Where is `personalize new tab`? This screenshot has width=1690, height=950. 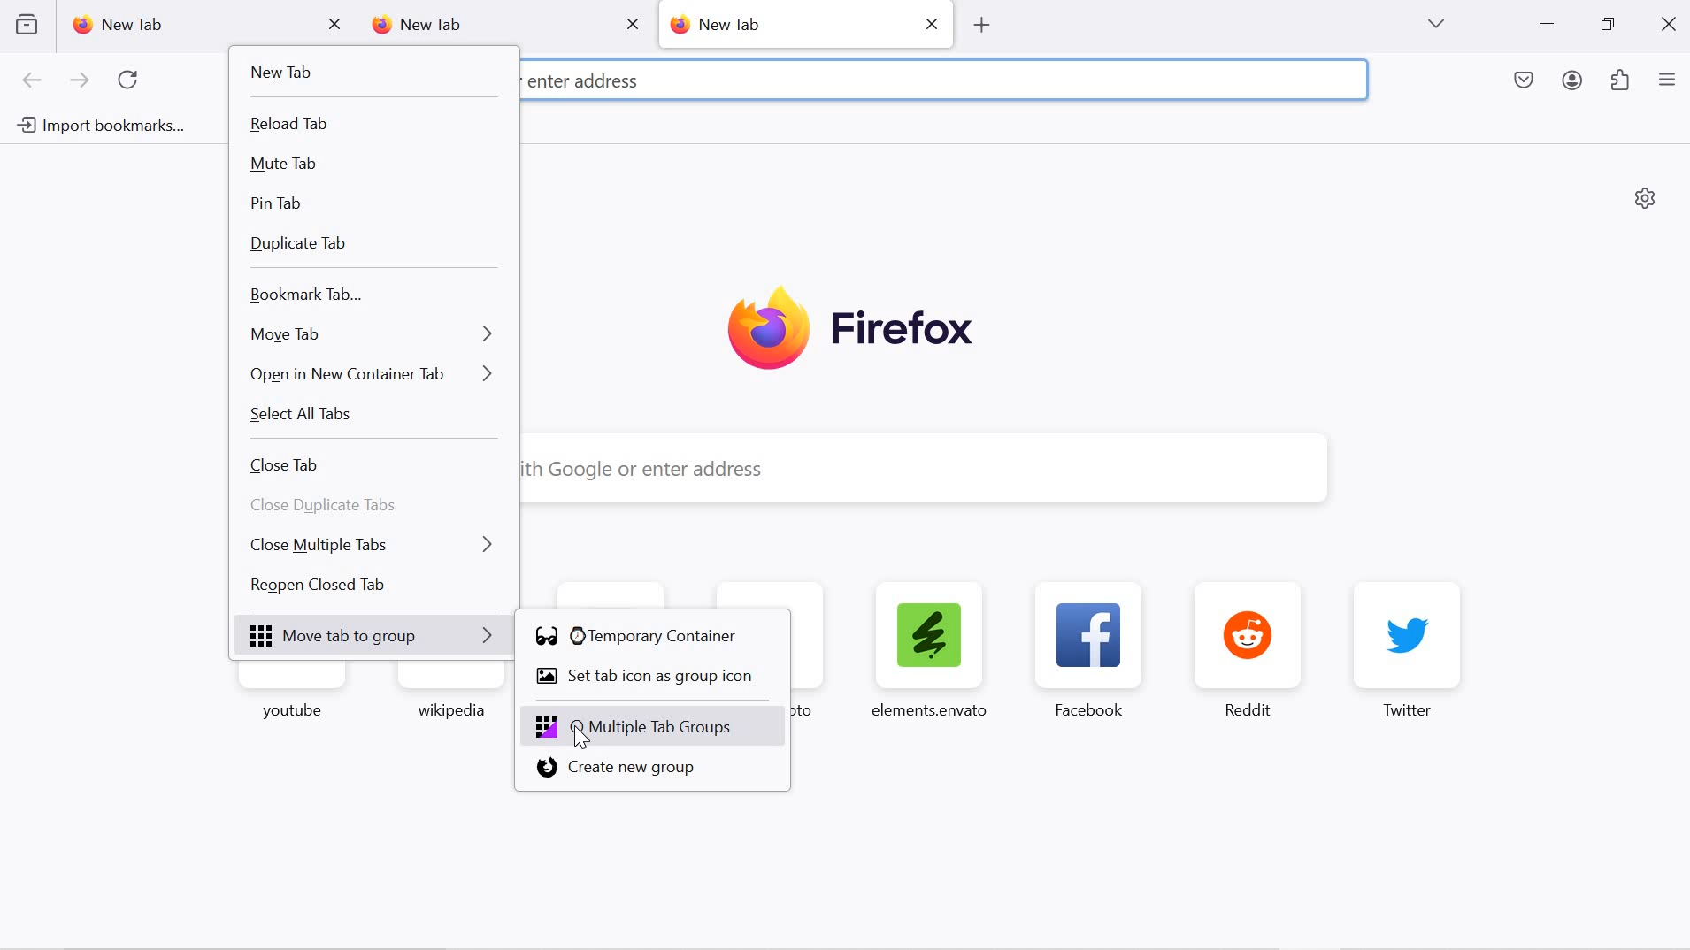 personalize new tab is located at coordinates (1646, 197).